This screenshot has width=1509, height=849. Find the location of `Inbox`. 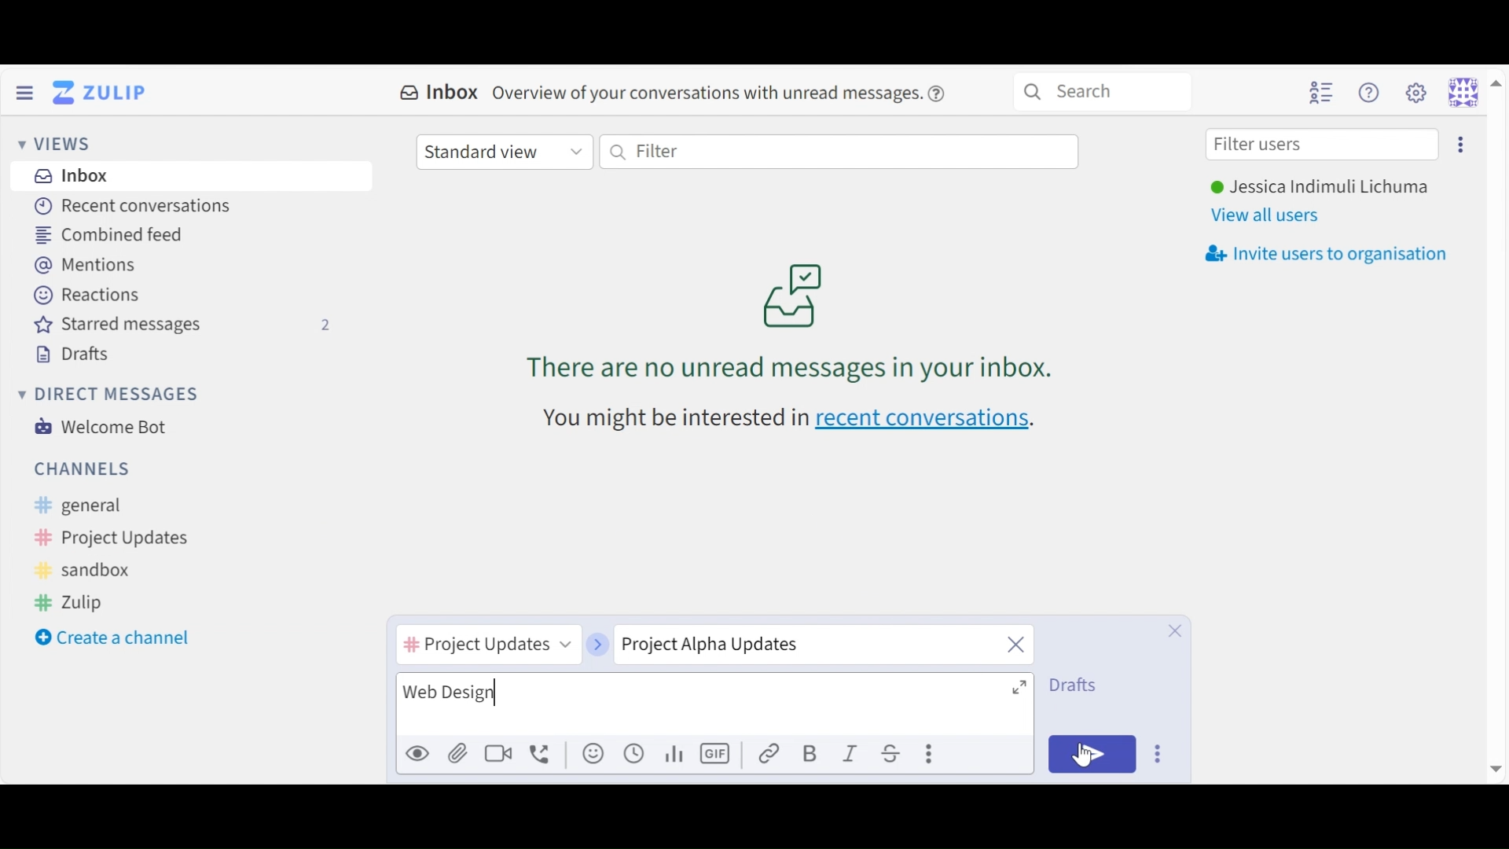

Inbox is located at coordinates (440, 93).